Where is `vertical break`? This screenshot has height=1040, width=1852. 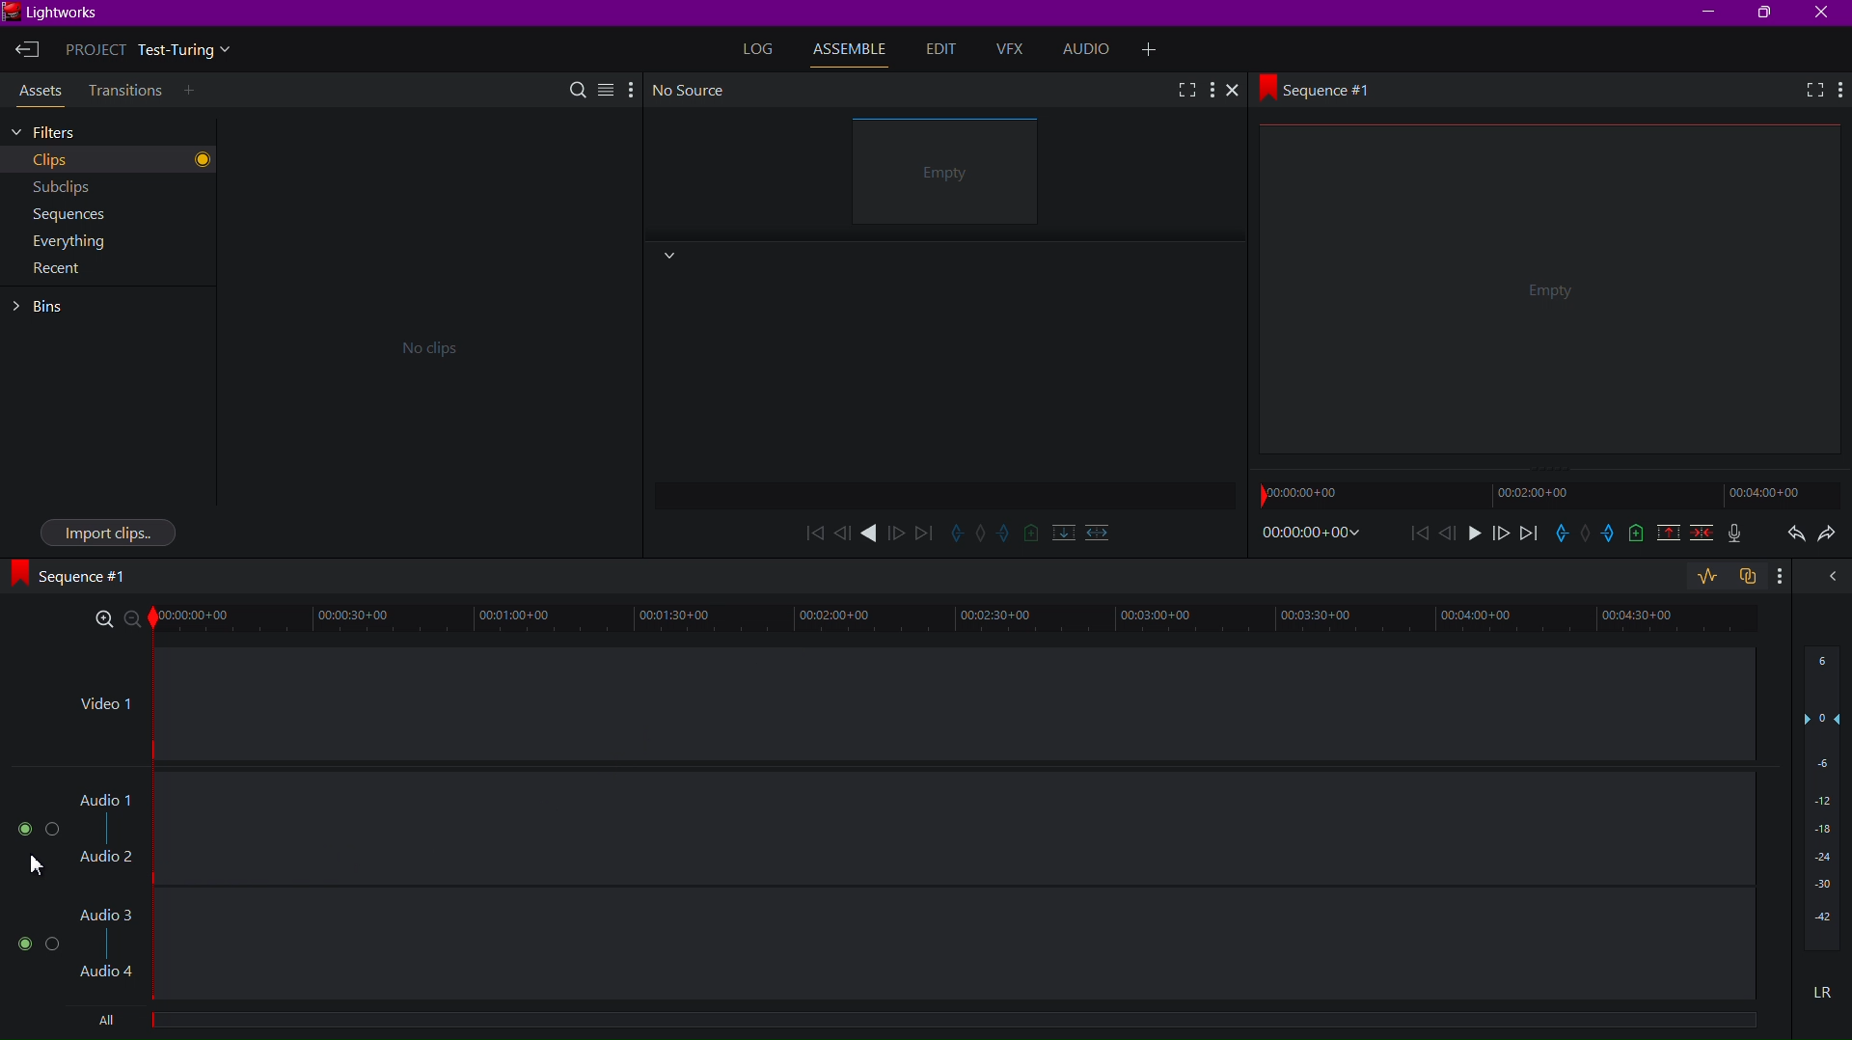 vertical break is located at coordinates (1060, 533).